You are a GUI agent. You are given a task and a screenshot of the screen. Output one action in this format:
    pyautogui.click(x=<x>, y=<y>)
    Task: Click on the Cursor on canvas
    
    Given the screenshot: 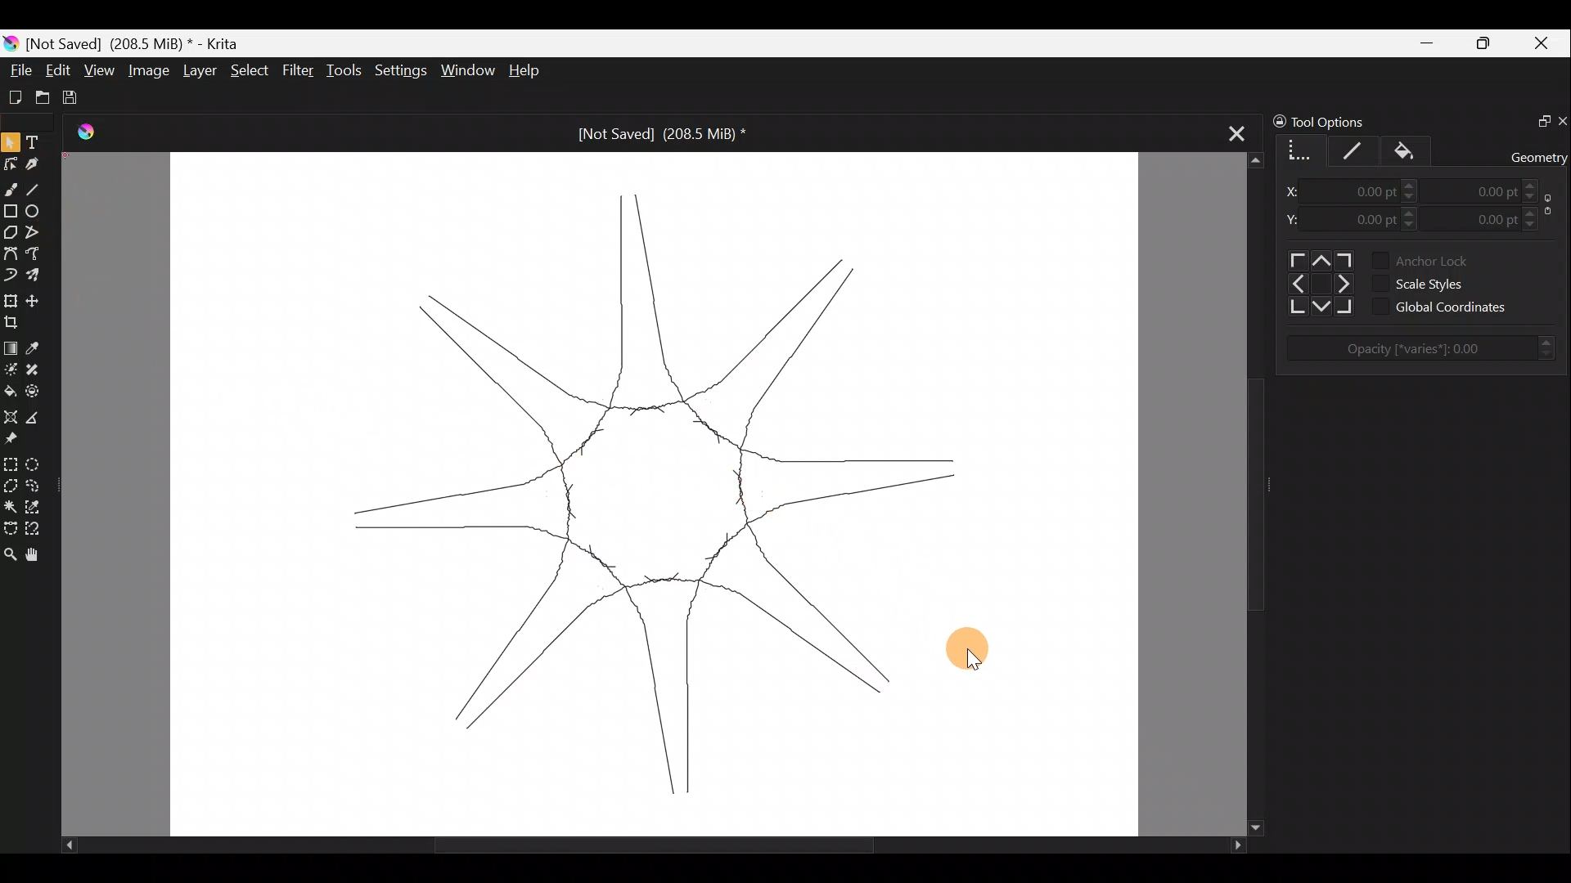 What is the action you would take?
    pyautogui.click(x=972, y=652)
    